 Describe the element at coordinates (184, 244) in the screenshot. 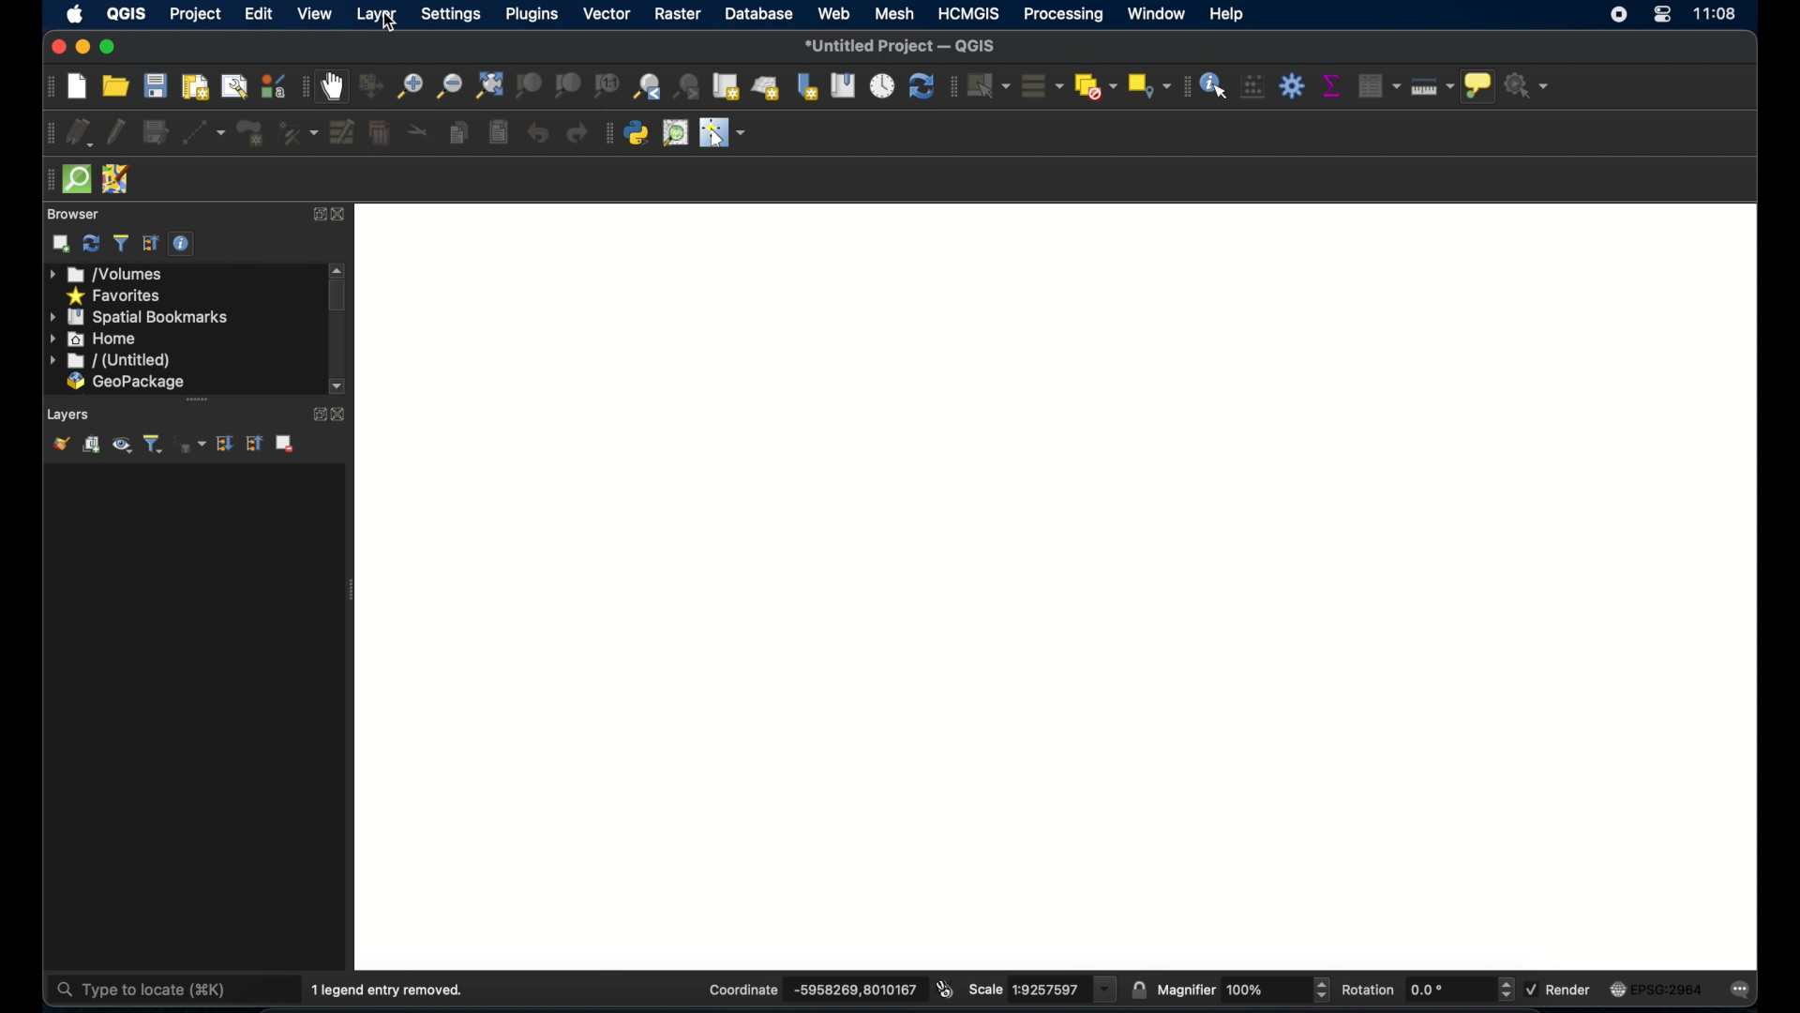

I see `enable/disable properties widget` at that location.